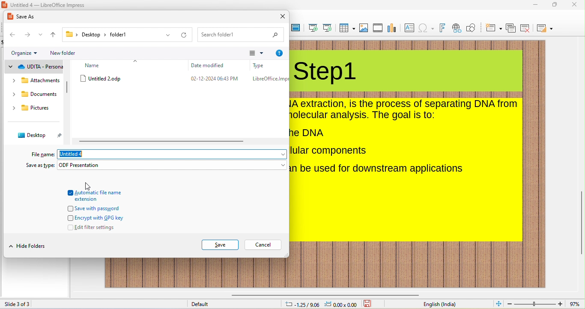 This screenshot has height=309, width=585. What do you see at coordinates (42, 67) in the screenshot?
I see `udita personal` at bounding box center [42, 67].